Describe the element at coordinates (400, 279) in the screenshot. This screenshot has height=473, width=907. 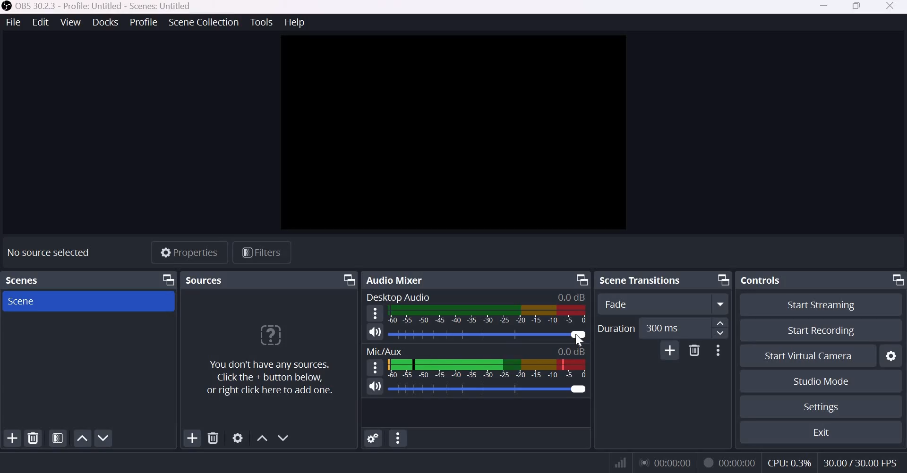
I see `Audio Mixer` at that location.